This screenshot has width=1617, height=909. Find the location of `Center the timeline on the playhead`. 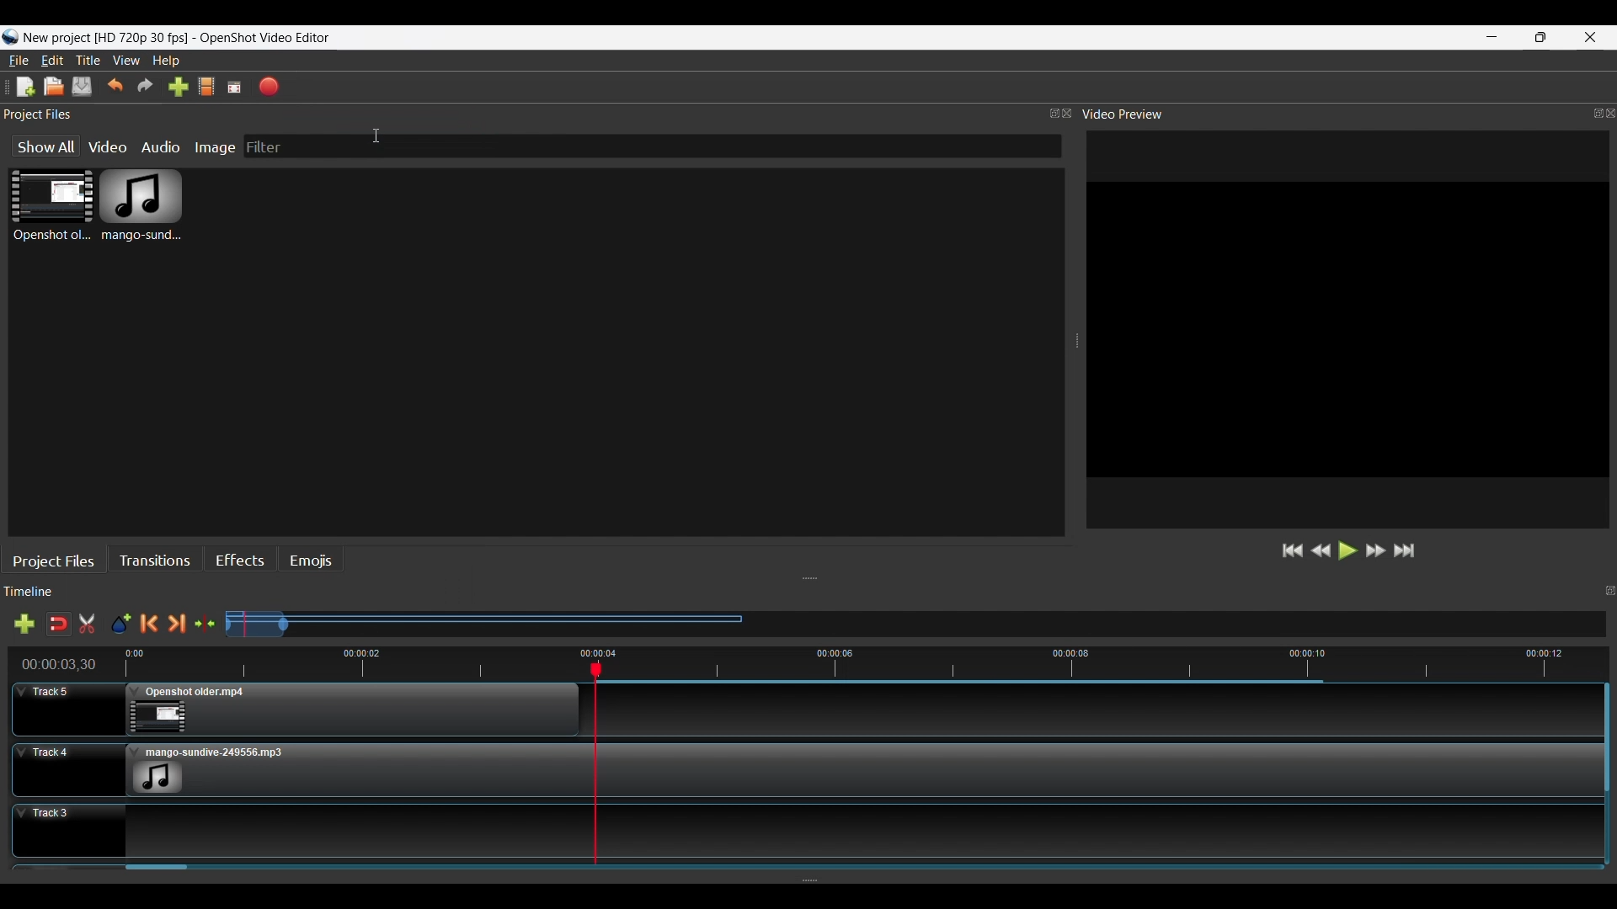

Center the timeline on the playhead is located at coordinates (205, 620).